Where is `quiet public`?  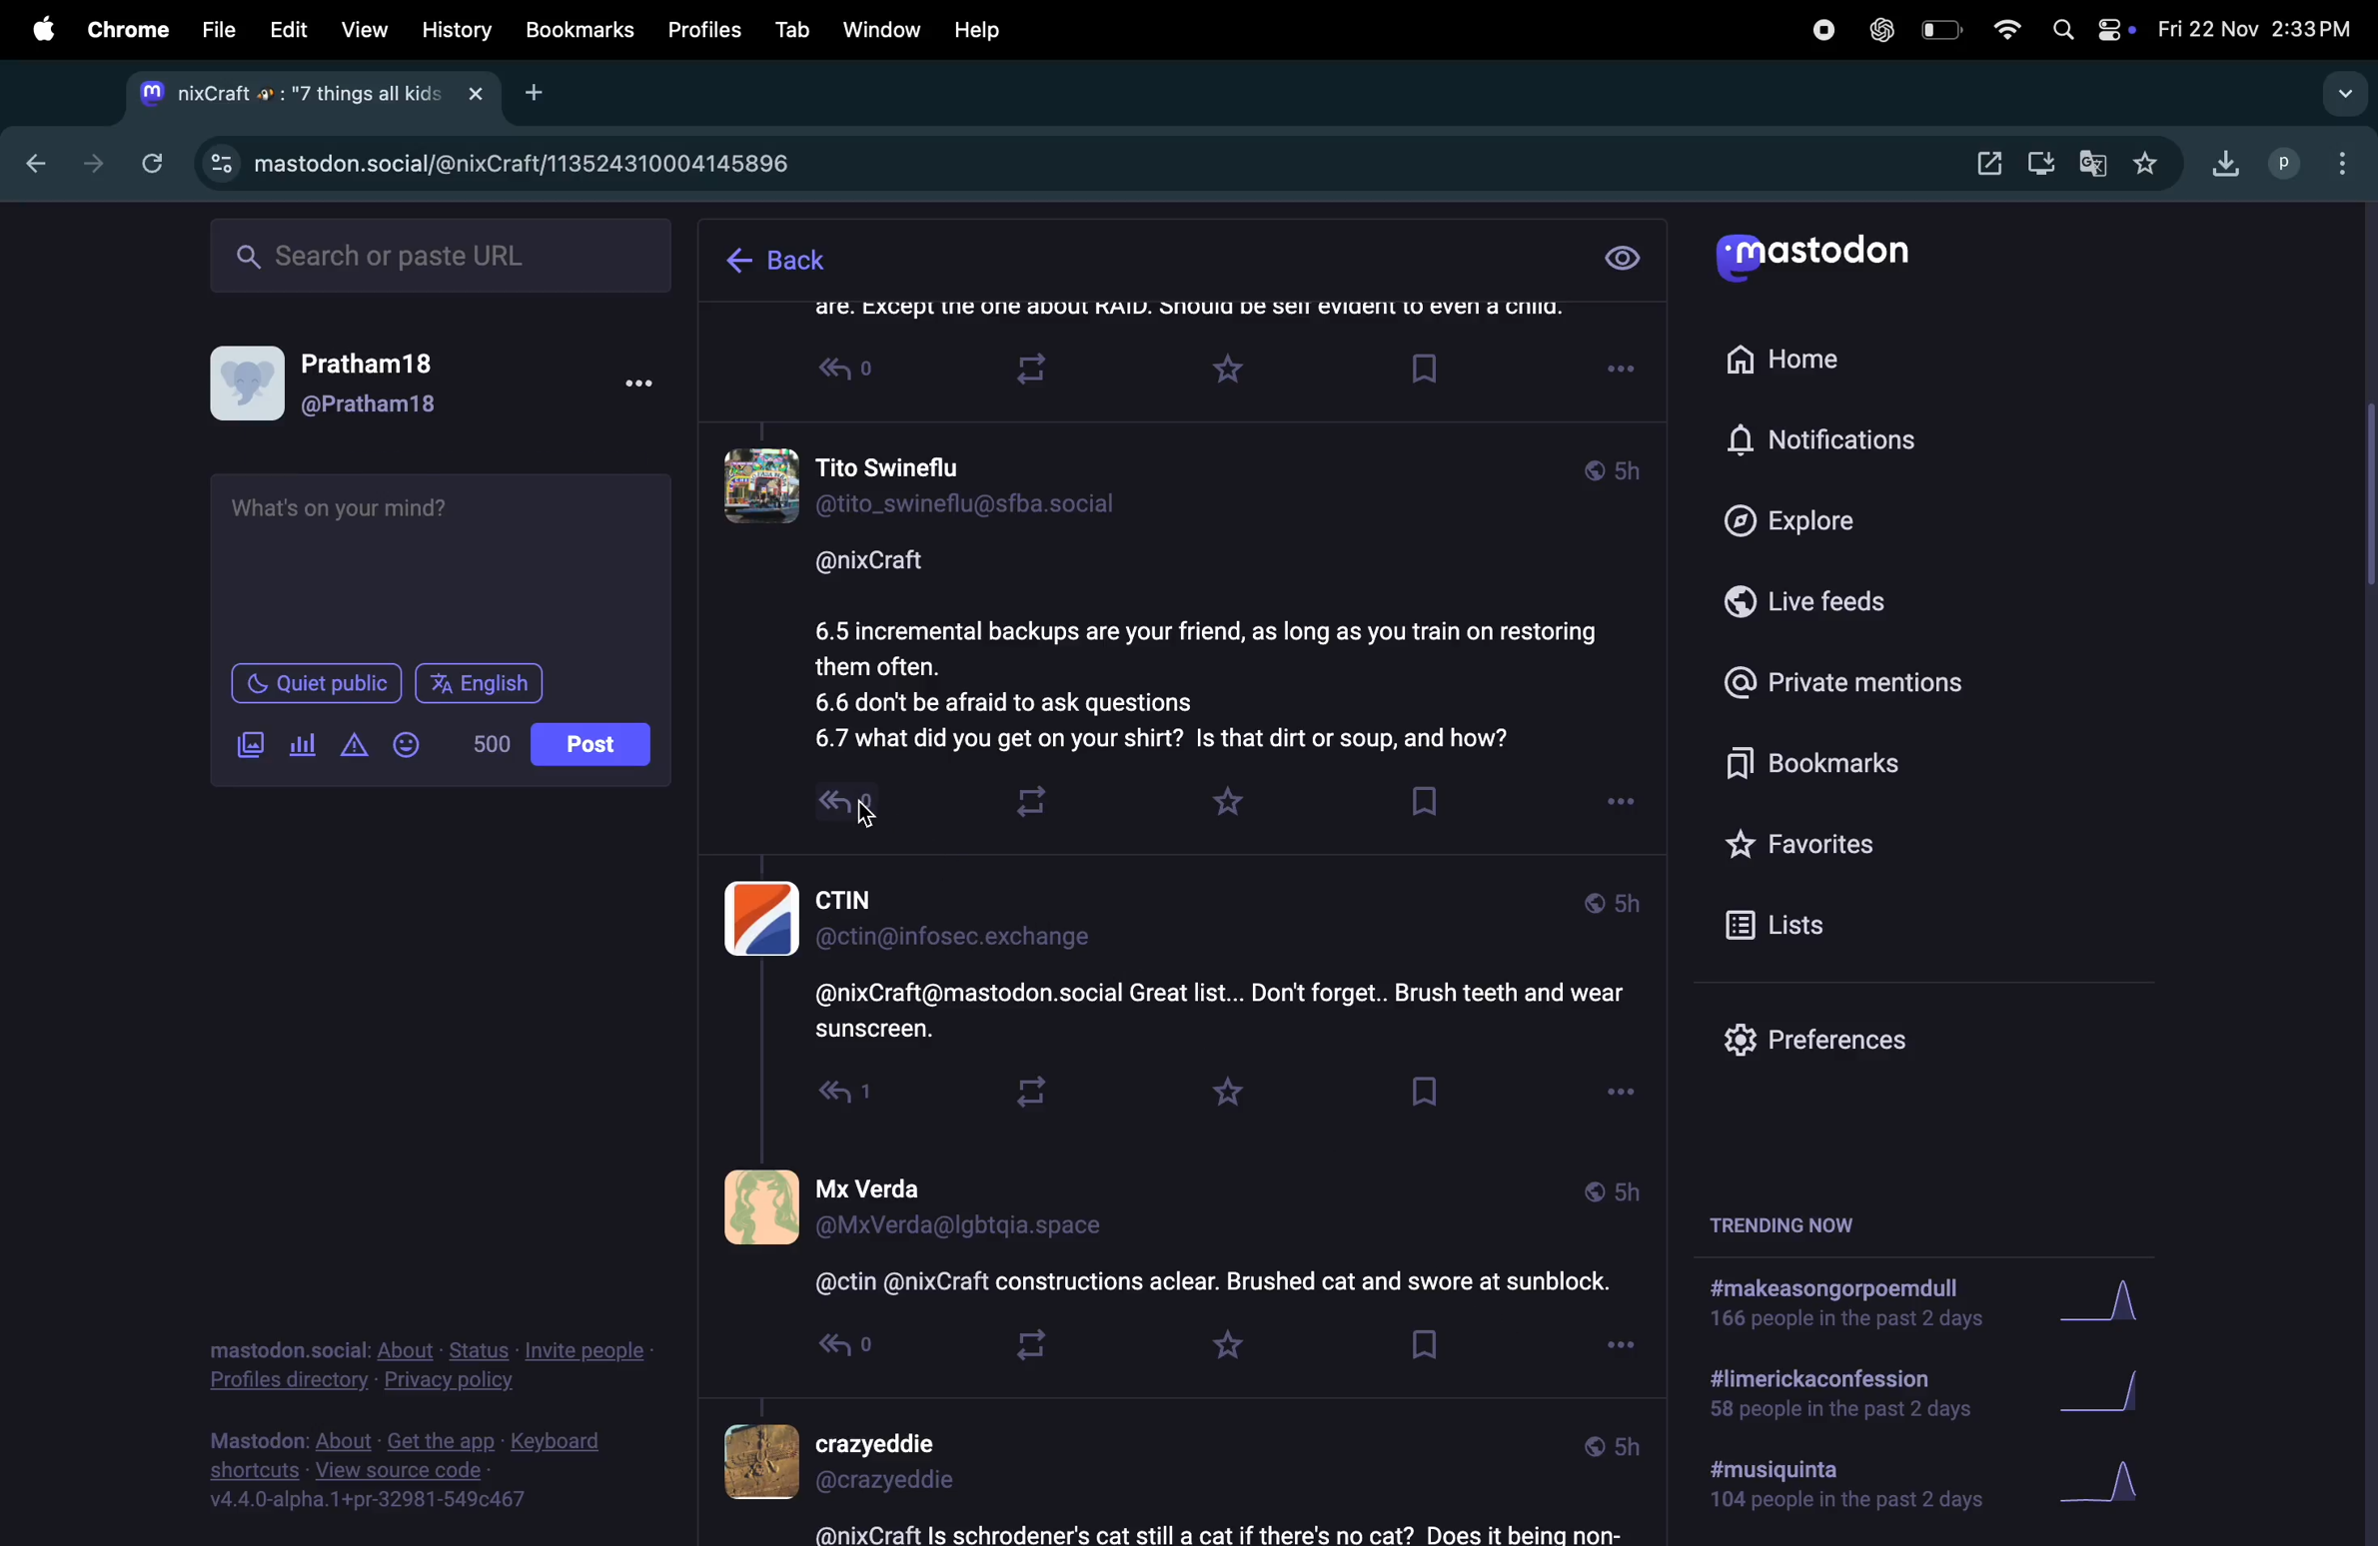
quiet public is located at coordinates (314, 683).